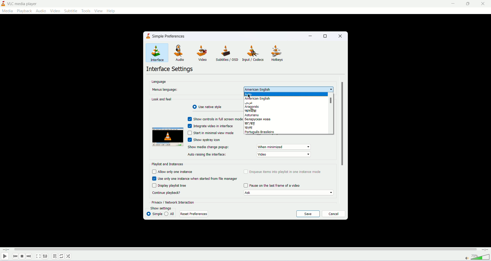  What do you see at coordinates (172, 37) in the screenshot?
I see `simple preferences` at bounding box center [172, 37].